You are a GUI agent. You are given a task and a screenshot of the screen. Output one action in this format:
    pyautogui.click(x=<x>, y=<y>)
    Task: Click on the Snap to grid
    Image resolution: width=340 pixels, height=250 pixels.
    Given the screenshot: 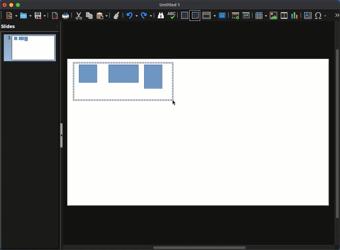 What is the action you would take?
    pyautogui.click(x=195, y=16)
    